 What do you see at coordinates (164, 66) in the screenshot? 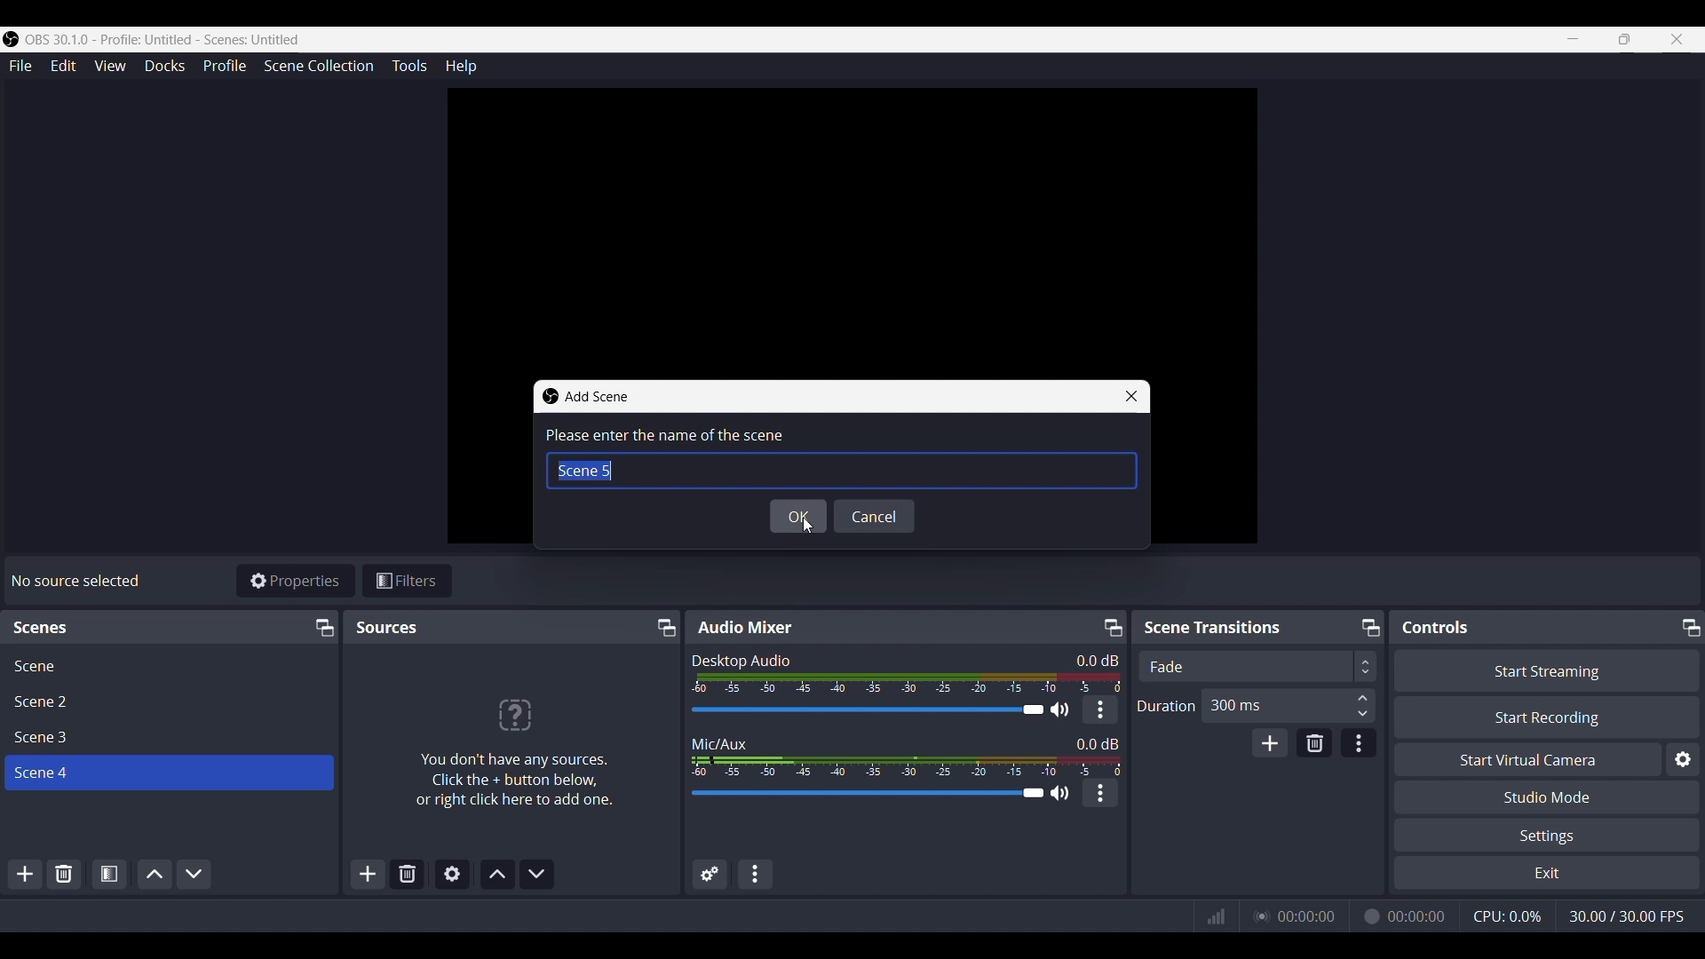
I see `Docks` at bounding box center [164, 66].